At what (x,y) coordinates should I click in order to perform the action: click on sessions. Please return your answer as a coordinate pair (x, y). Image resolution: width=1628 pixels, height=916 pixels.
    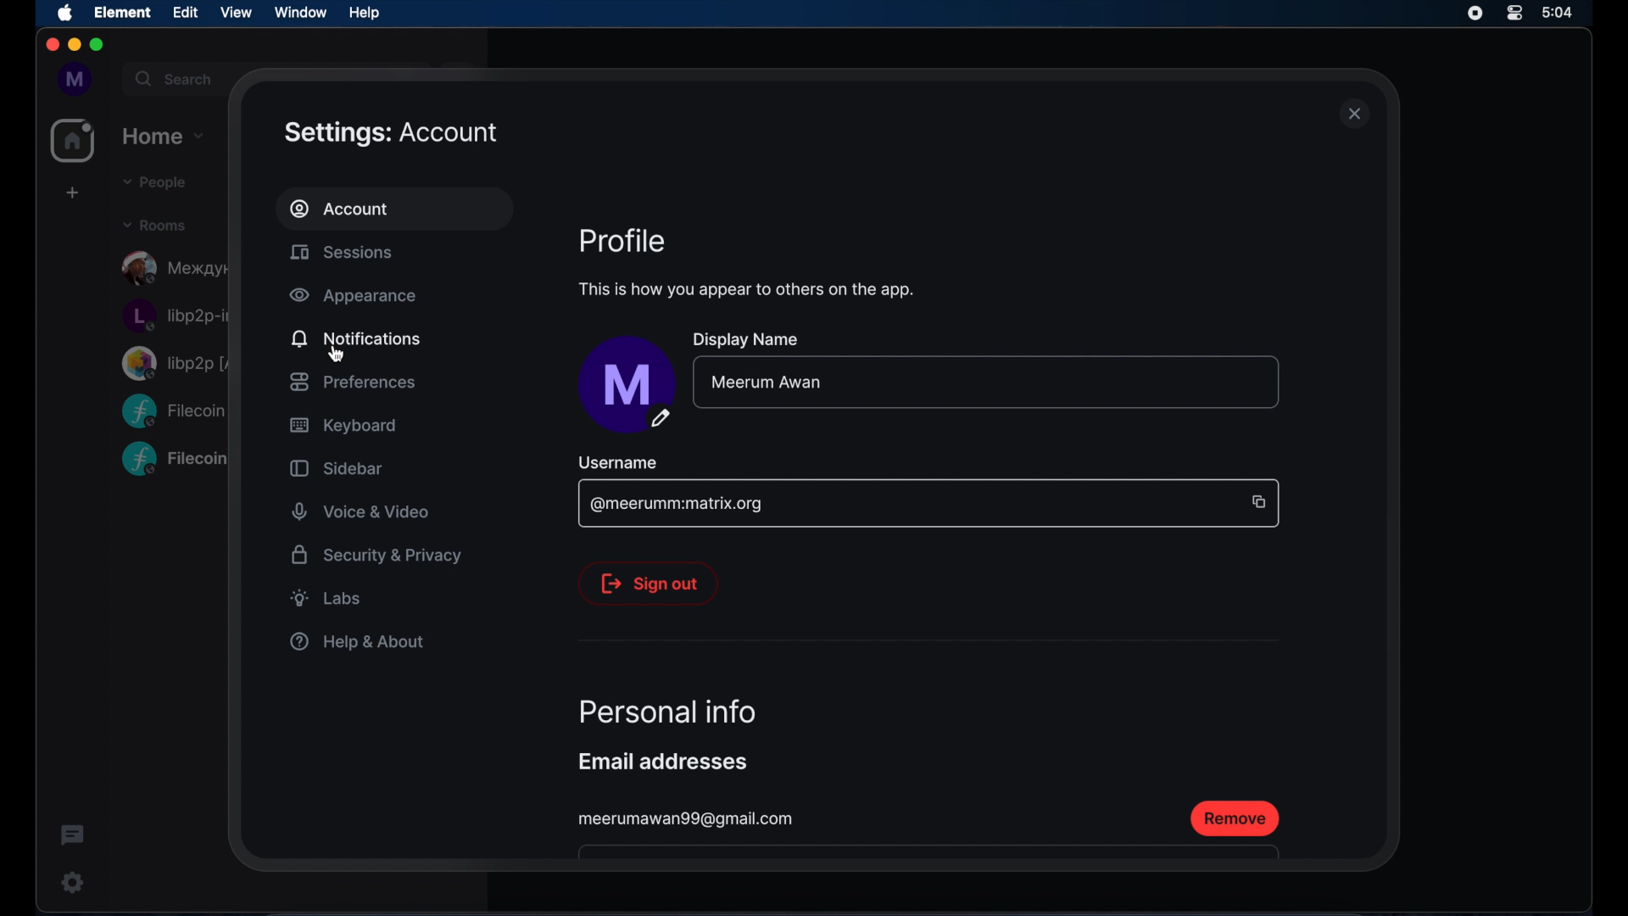
    Looking at the image, I should click on (341, 252).